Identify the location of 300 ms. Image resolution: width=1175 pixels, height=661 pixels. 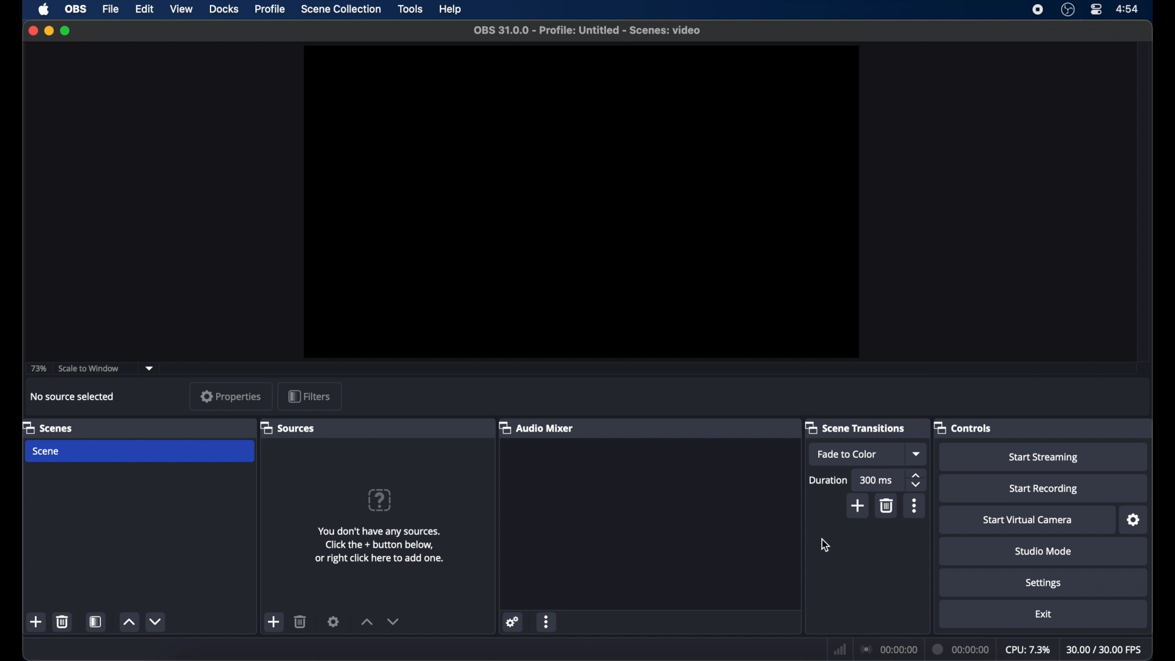
(876, 480).